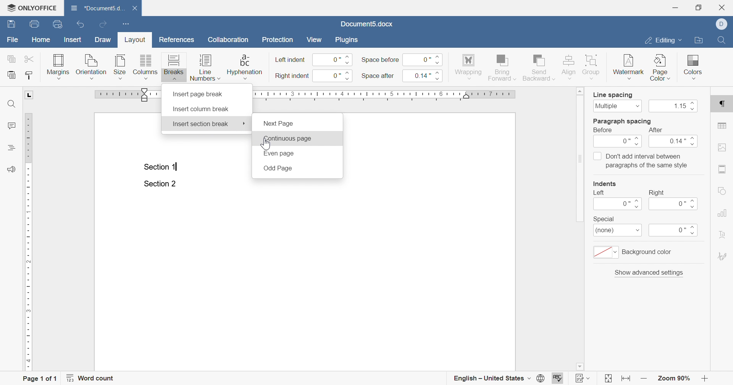  What do you see at coordinates (335, 76) in the screenshot?
I see `0` at bounding box center [335, 76].